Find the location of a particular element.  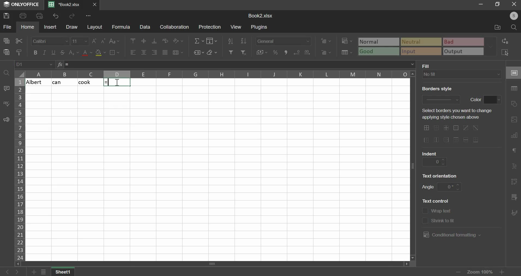

italic is located at coordinates (44, 52).